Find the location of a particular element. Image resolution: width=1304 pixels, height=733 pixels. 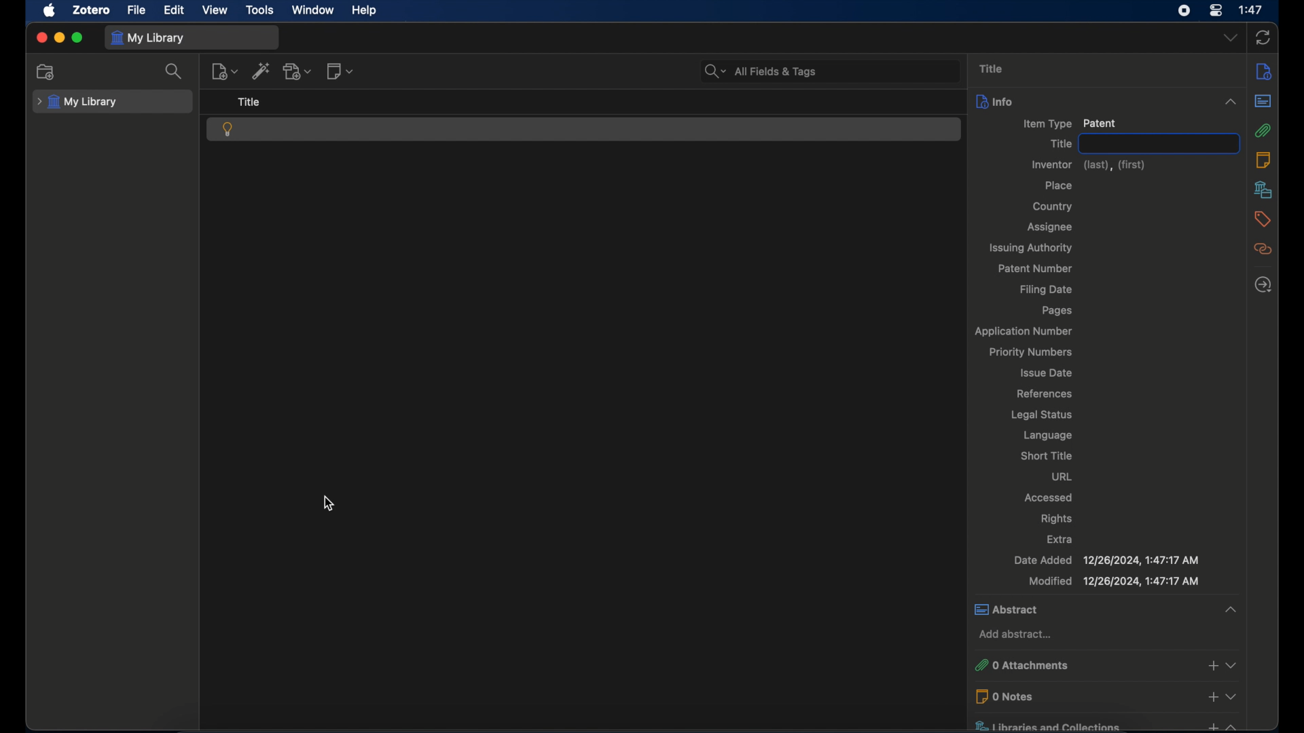

title is located at coordinates (1059, 144).